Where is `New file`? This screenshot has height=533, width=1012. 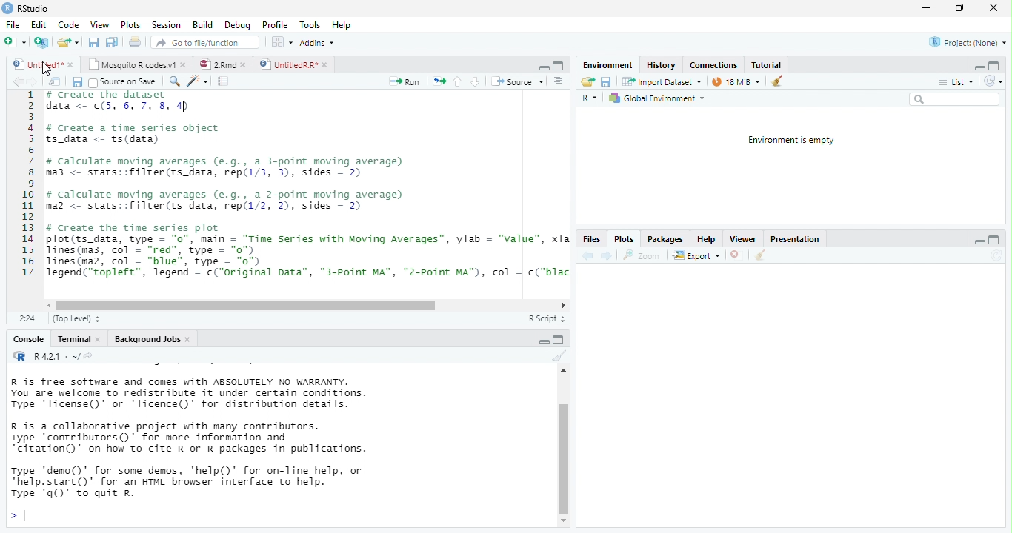
New file is located at coordinates (14, 42).